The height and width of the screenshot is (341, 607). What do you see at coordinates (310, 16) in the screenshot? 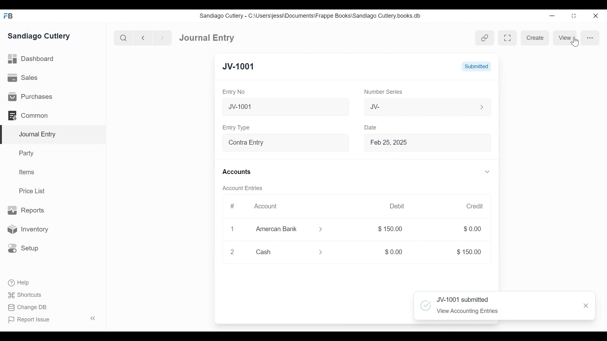
I see `Sandiago Cutlery - C:\Users\jessi\Documents\Frappe Books\Sandiago Cutlery.books.db` at bounding box center [310, 16].